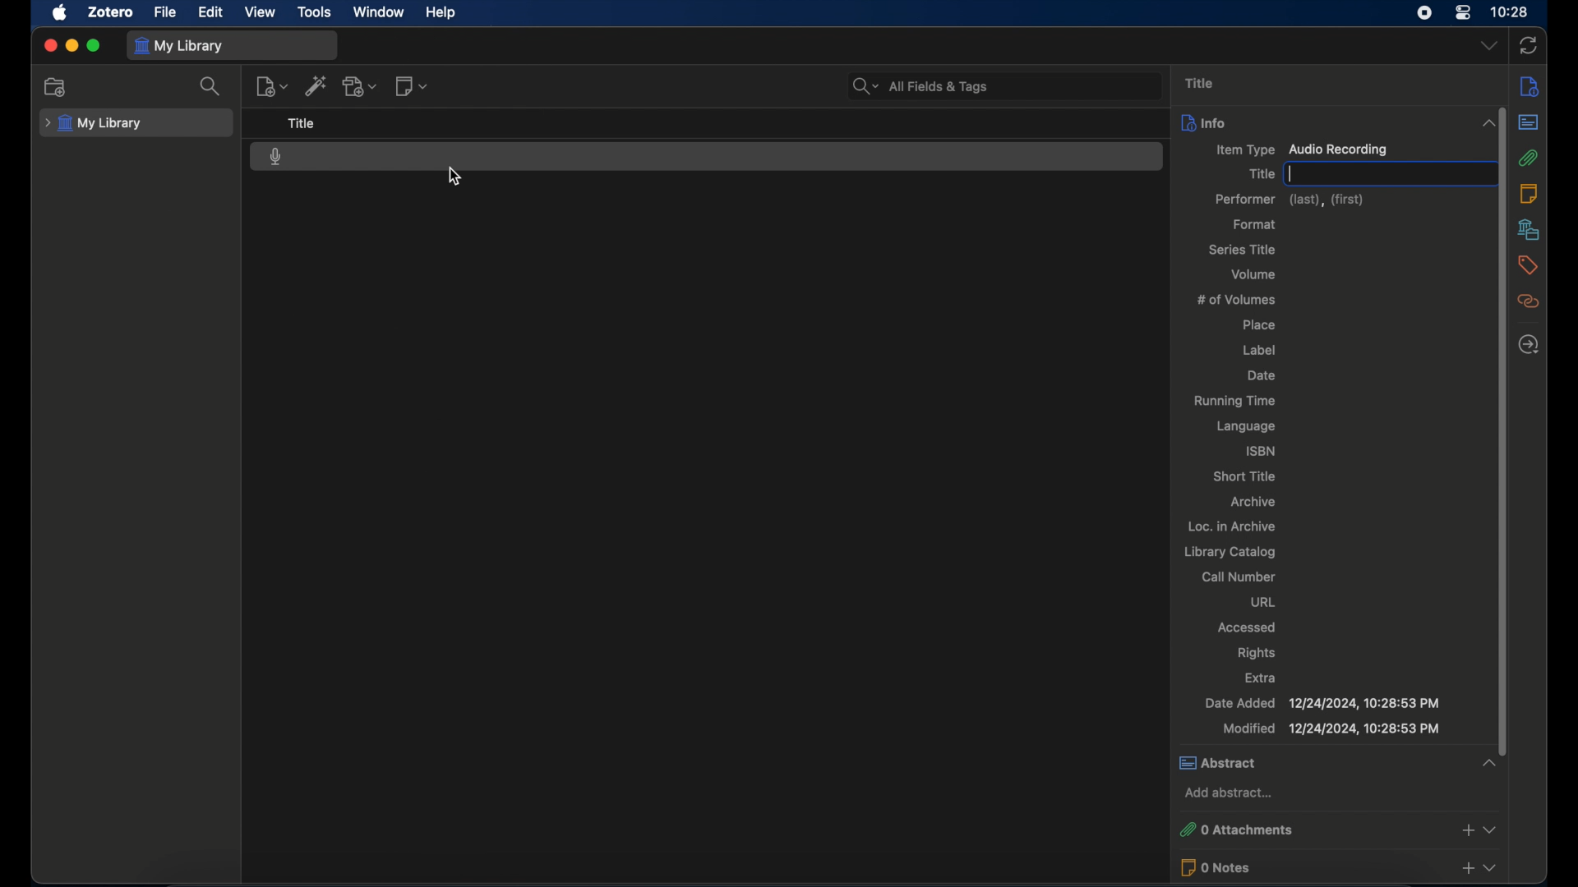 The width and height of the screenshot is (1578, 887). Describe the element at coordinates (1532, 230) in the screenshot. I see `libraries` at that location.